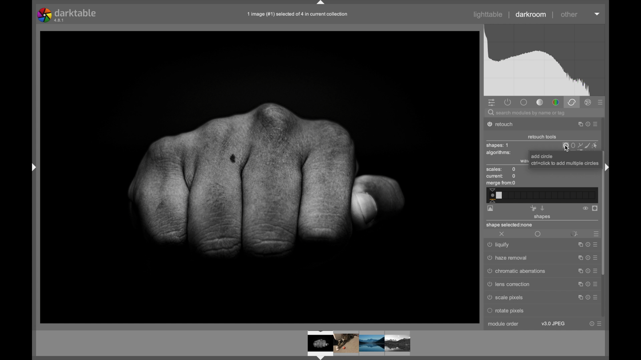 The image size is (641, 360). I want to click on chromatic aberrations, so click(515, 272).